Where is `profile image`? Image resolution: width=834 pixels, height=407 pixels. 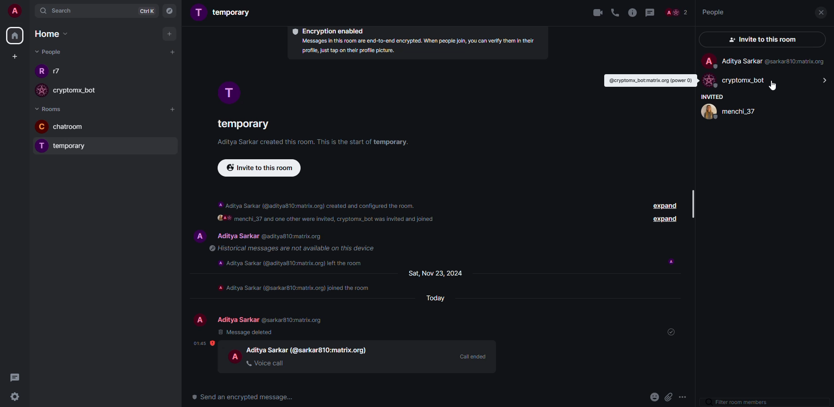 profile image is located at coordinates (43, 90).